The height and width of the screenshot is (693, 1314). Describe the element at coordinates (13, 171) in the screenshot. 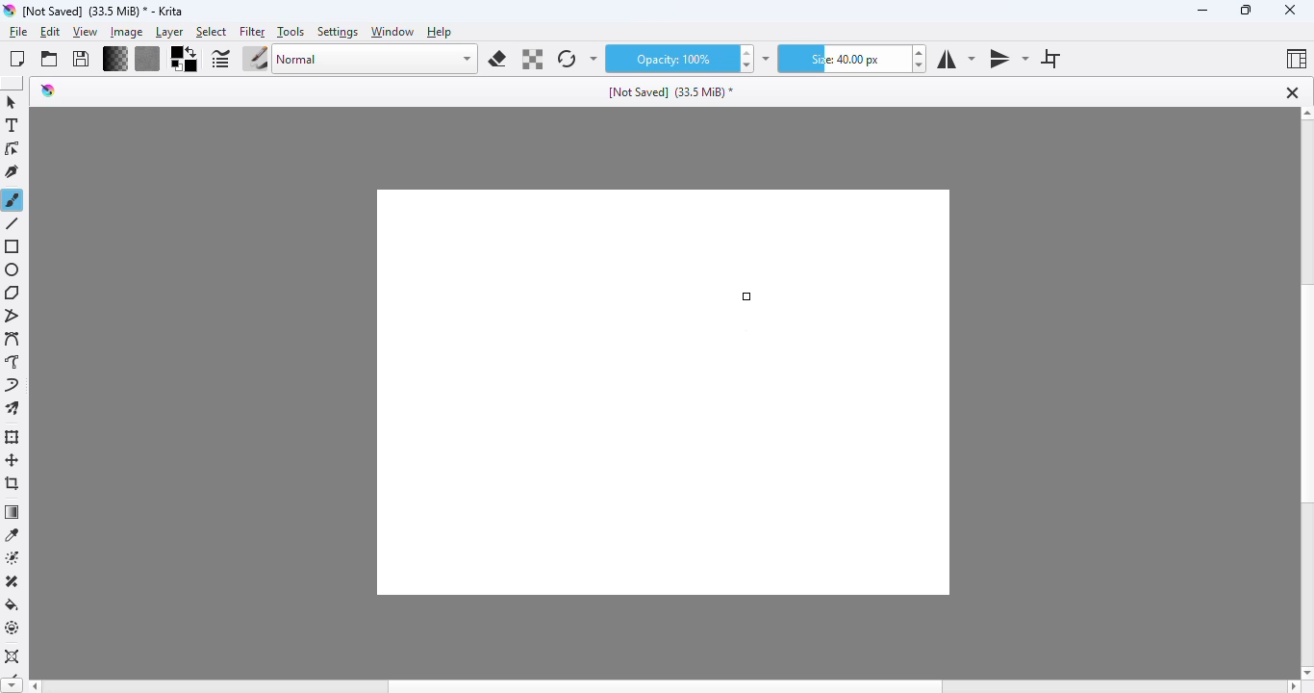

I see `calligraphy` at that location.